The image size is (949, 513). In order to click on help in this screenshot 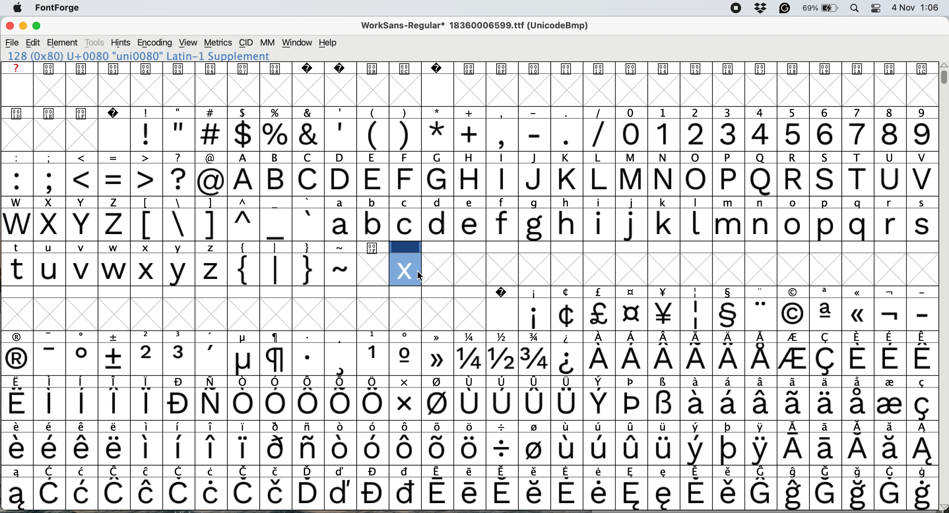, I will do `click(329, 43)`.